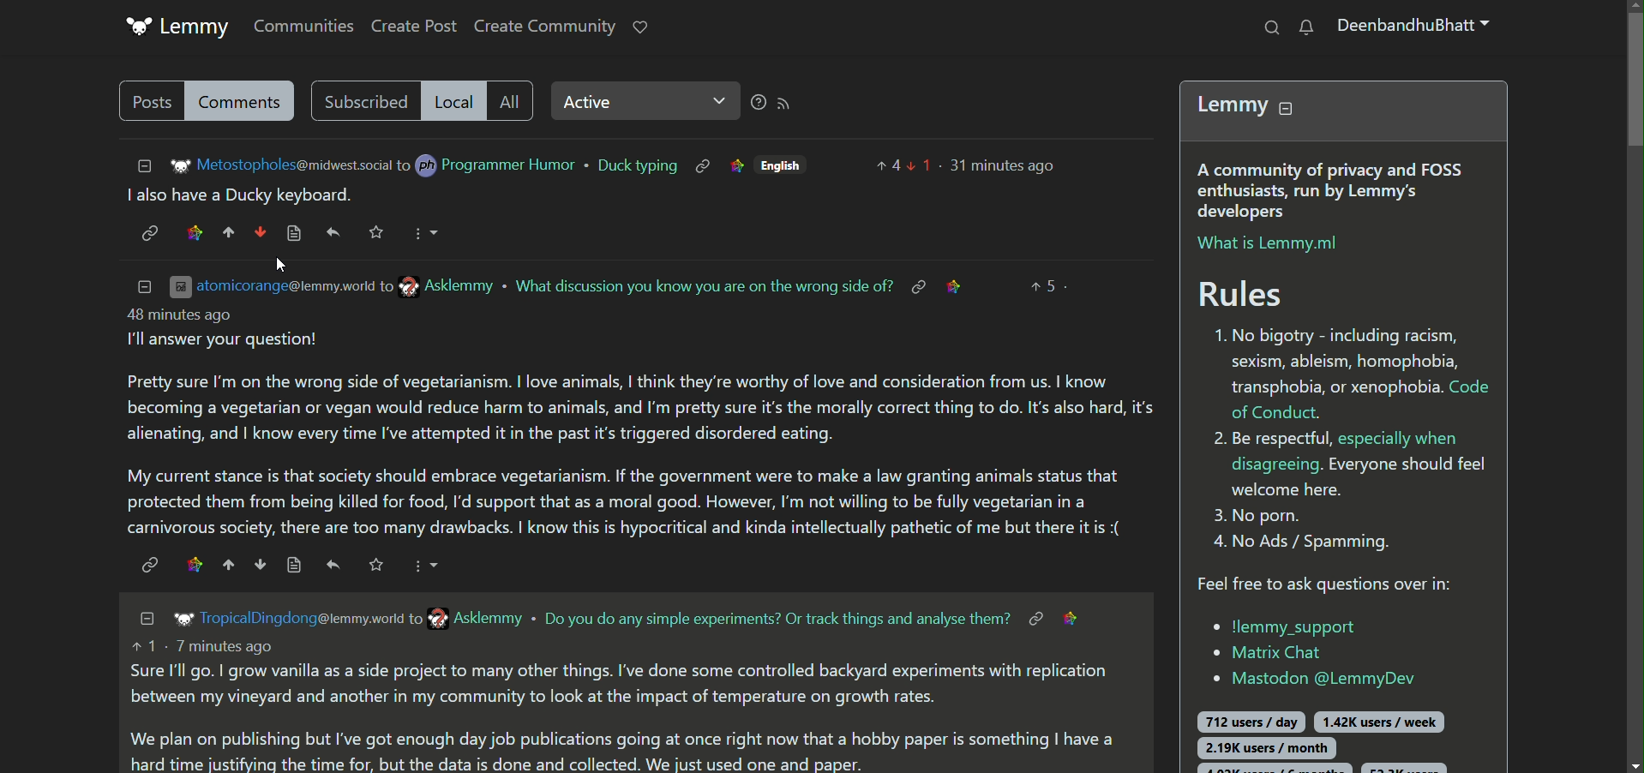 The width and height of the screenshot is (1644, 773). I want to click on lemmy support, so click(1285, 626).